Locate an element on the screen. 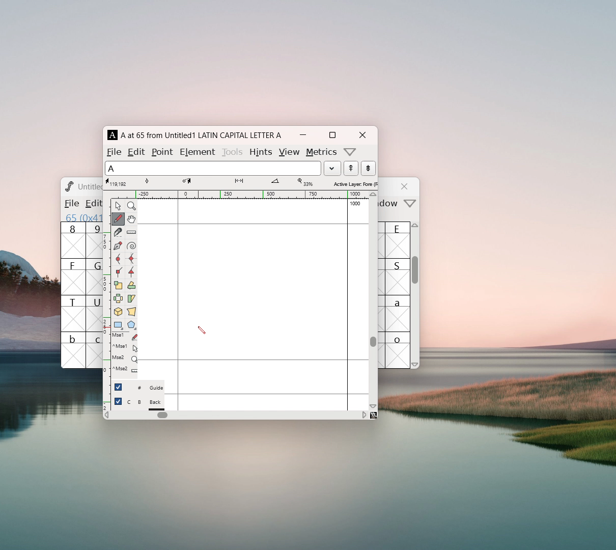 This screenshot has height=550, width=616. perspective transformation is located at coordinates (131, 313).